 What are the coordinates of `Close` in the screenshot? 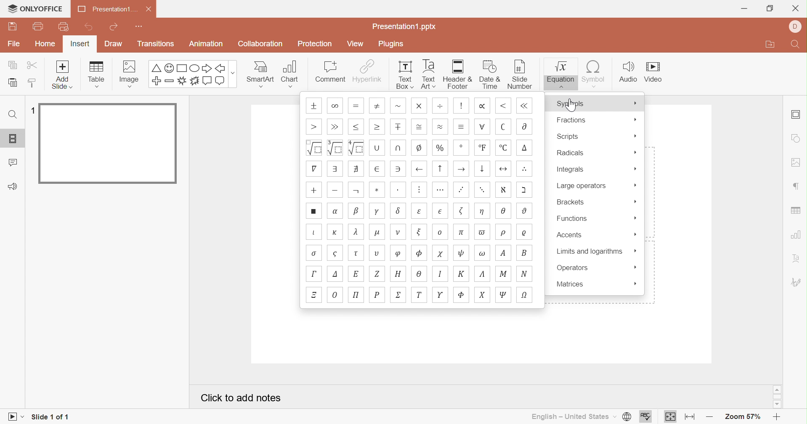 It's located at (795, 8).